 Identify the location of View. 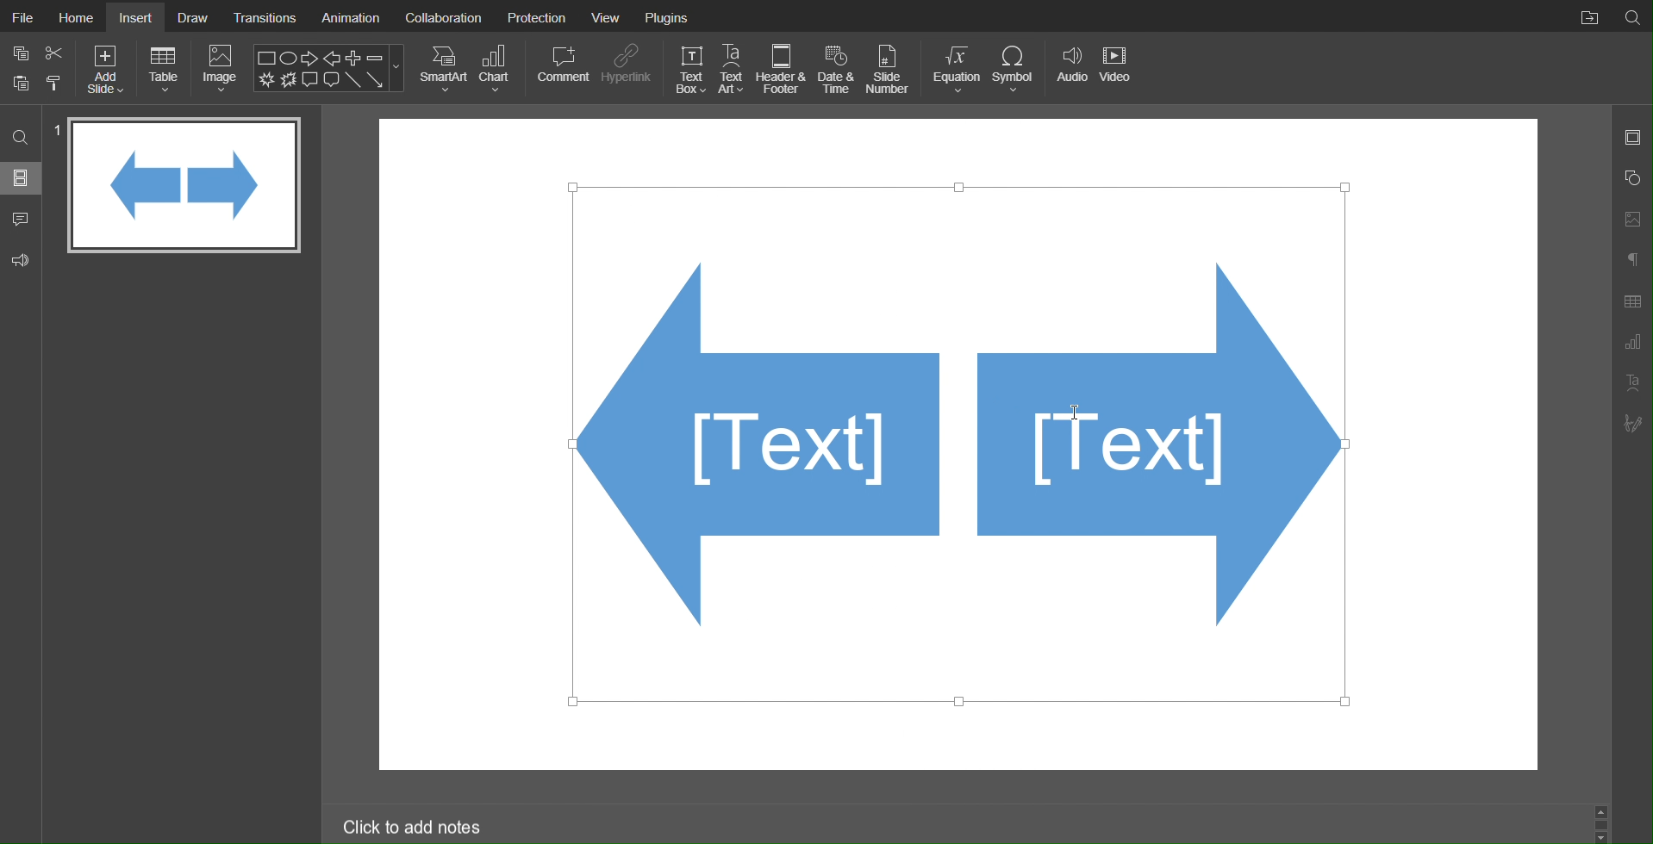
(609, 16).